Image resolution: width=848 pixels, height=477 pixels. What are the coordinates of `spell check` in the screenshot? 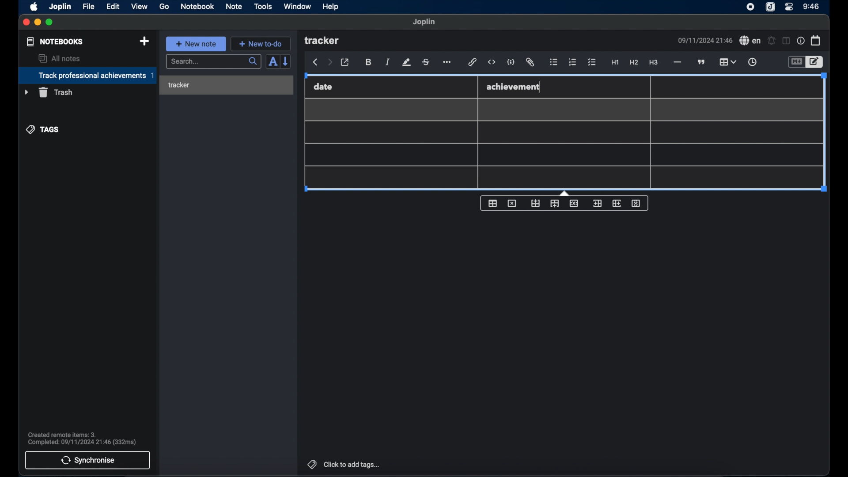 It's located at (750, 41).